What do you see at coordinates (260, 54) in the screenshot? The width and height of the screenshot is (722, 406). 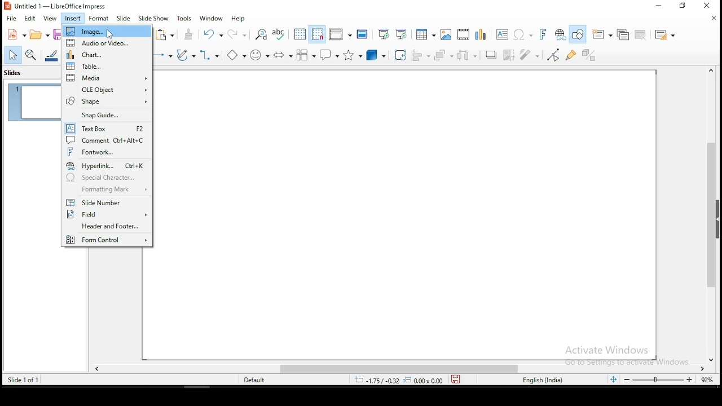 I see `symbol shapes` at bounding box center [260, 54].